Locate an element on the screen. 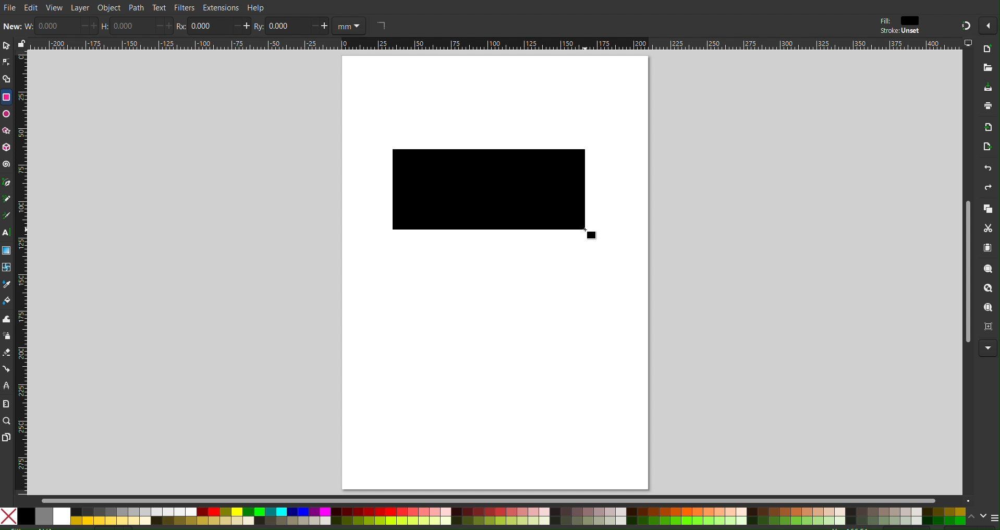 This screenshot has height=530, width=1000. 0.000 is located at coordinates (209, 27).